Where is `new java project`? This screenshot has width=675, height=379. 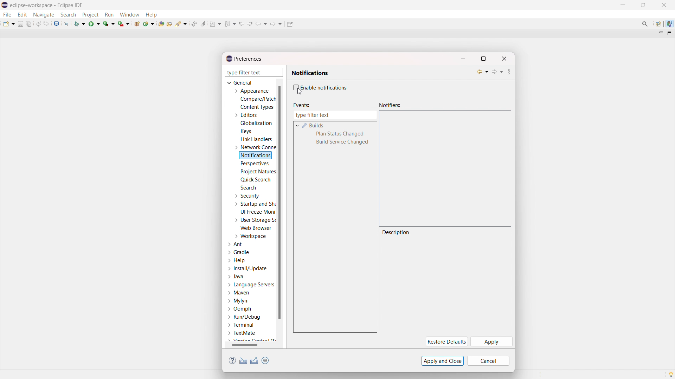 new java project is located at coordinates (137, 24).